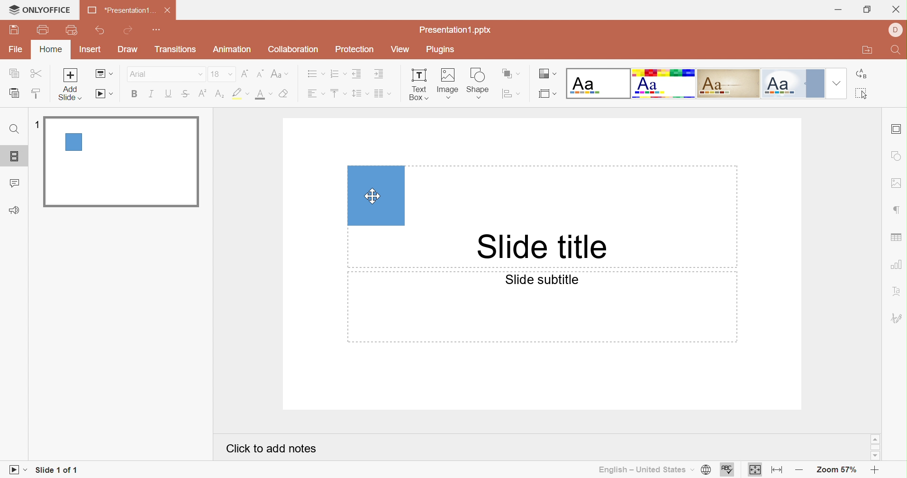  I want to click on Select all, so click(863, 94).